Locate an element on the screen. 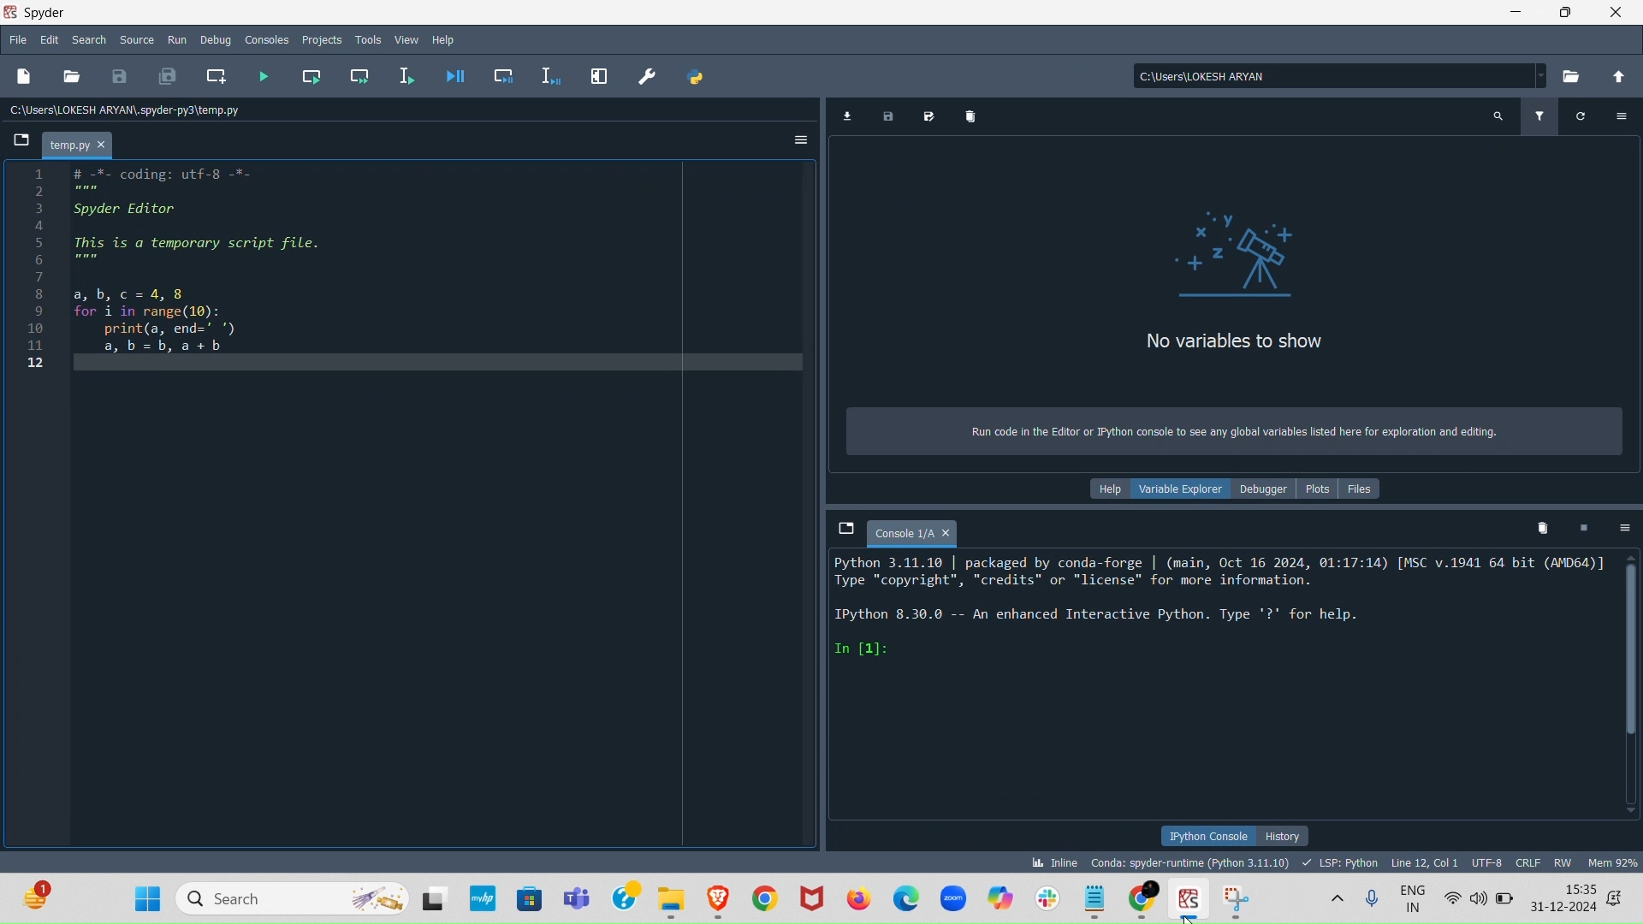  Browse tabs is located at coordinates (837, 526).